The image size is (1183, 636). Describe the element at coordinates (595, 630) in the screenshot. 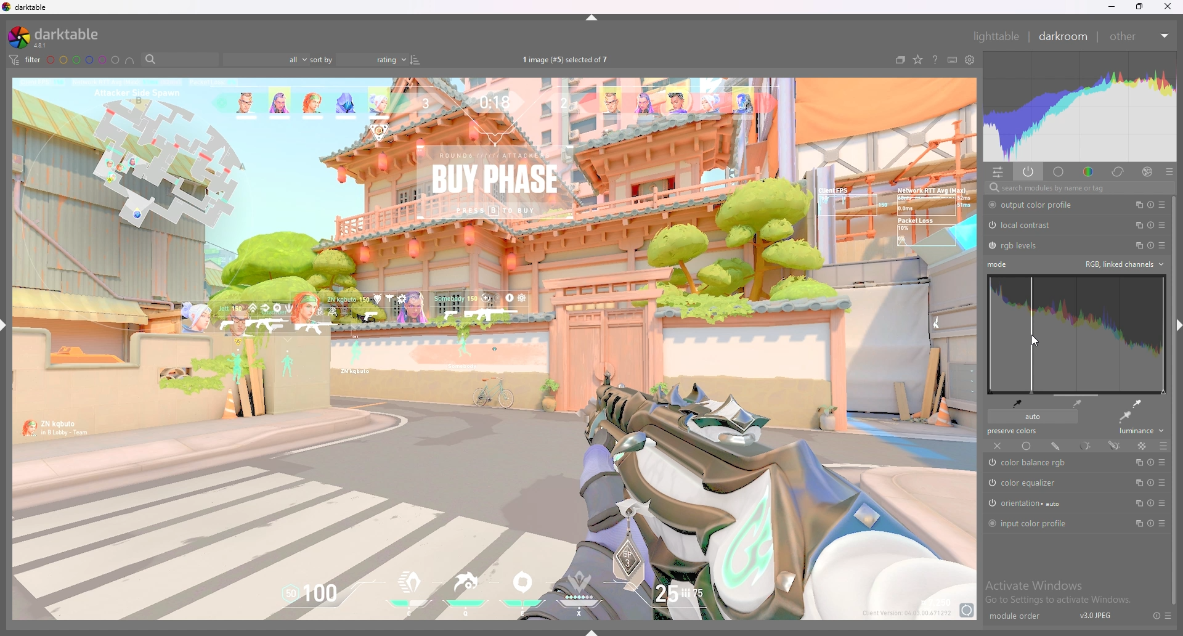

I see `hide` at that location.